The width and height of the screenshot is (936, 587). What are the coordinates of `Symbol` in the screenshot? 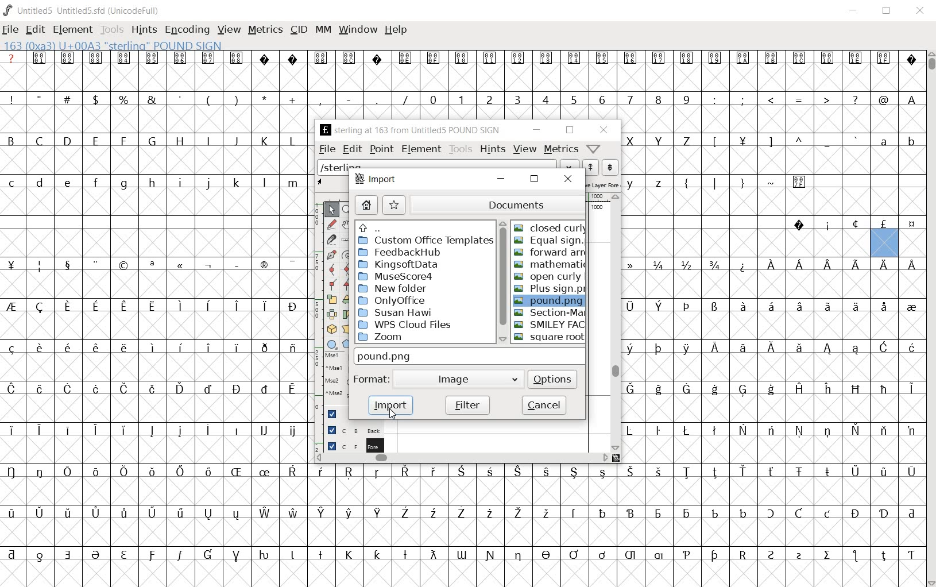 It's located at (40, 512).